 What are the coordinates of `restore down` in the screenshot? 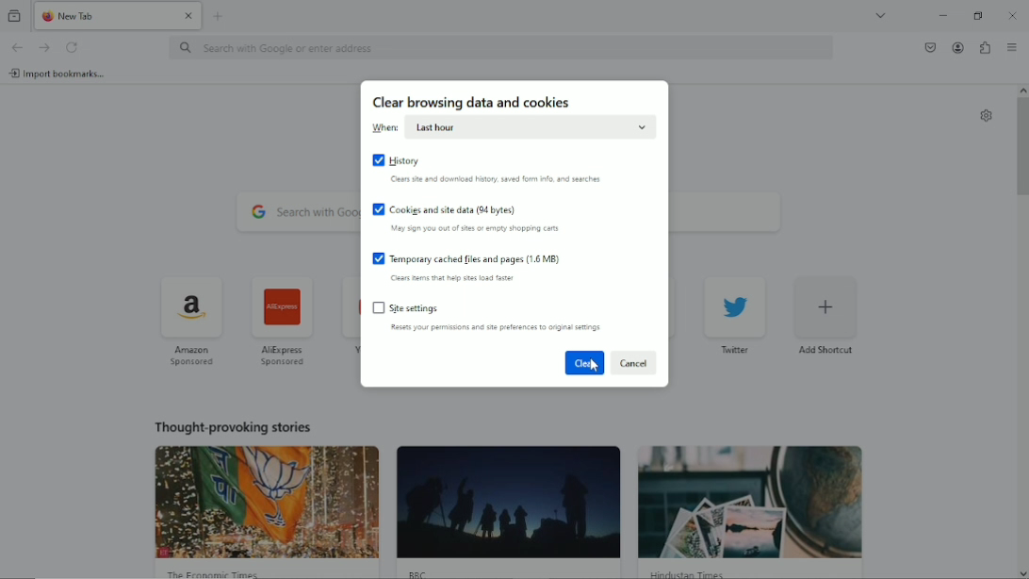 It's located at (978, 15).